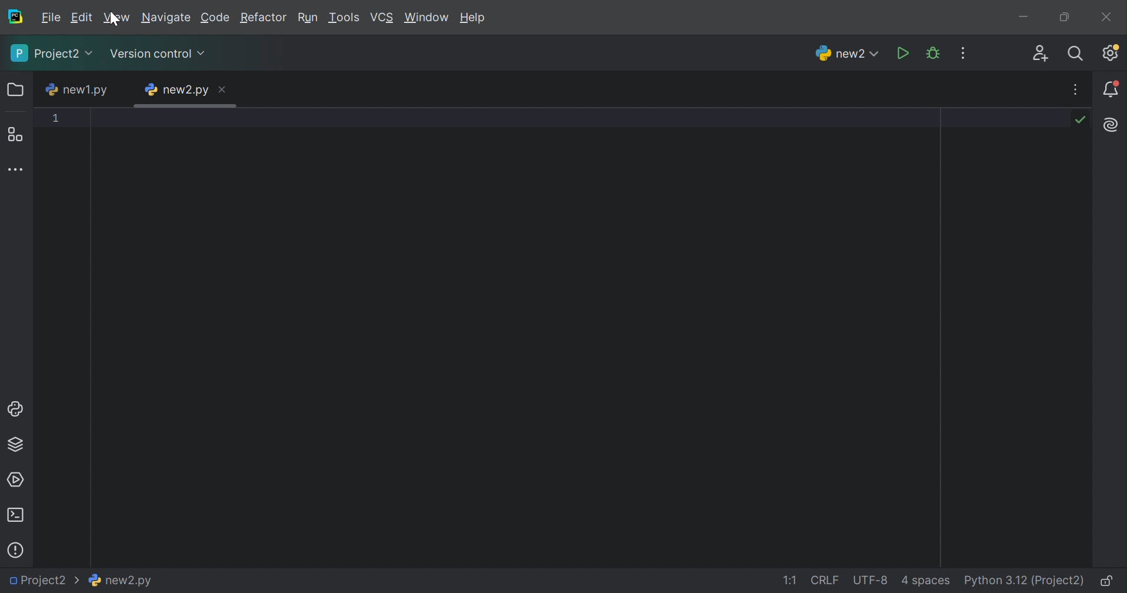 The width and height of the screenshot is (1127, 593). I want to click on CRLF, so click(823, 579).